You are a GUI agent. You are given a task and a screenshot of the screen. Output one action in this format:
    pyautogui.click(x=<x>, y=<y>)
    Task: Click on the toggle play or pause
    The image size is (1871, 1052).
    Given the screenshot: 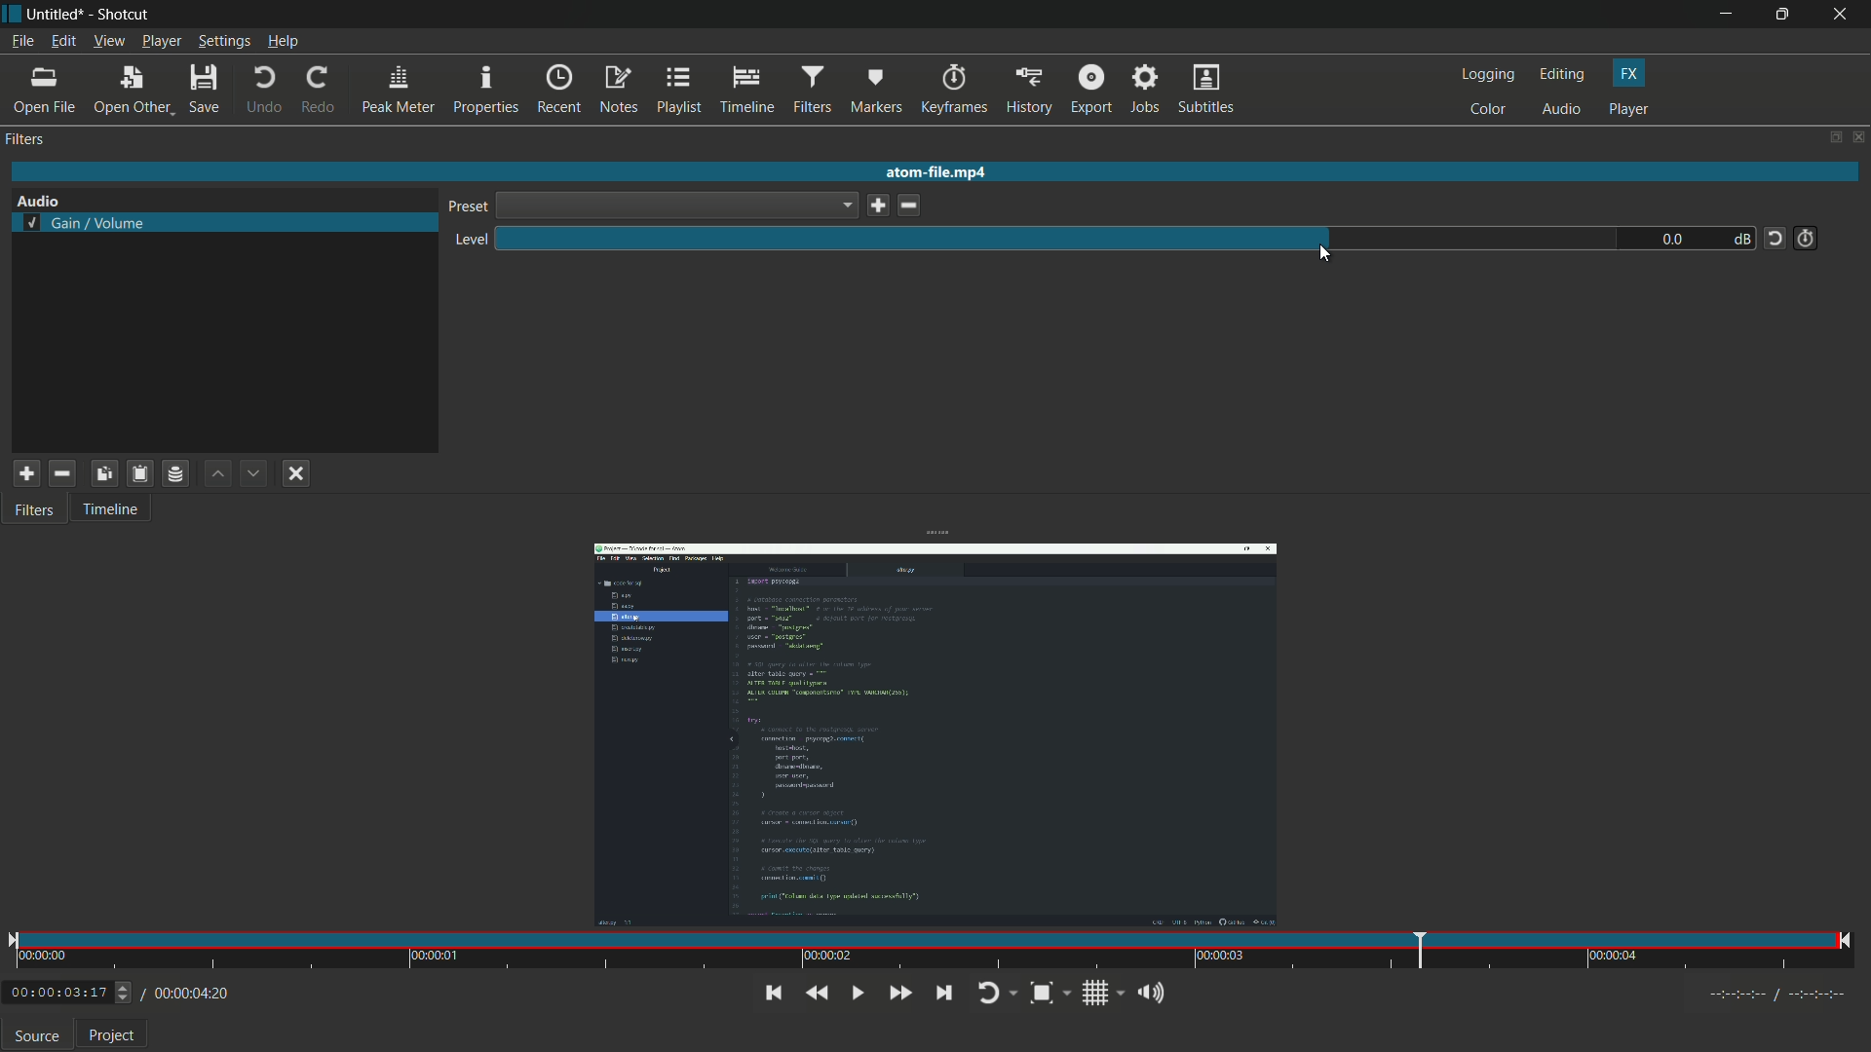 What is the action you would take?
    pyautogui.click(x=857, y=994)
    